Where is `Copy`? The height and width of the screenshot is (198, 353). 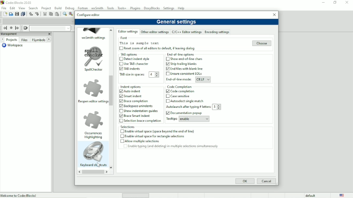 Copy is located at coordinates (50, 14).